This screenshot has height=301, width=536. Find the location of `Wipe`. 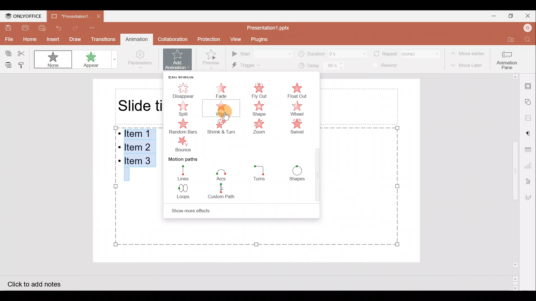

Wipe is located at coordinates (222, 109).